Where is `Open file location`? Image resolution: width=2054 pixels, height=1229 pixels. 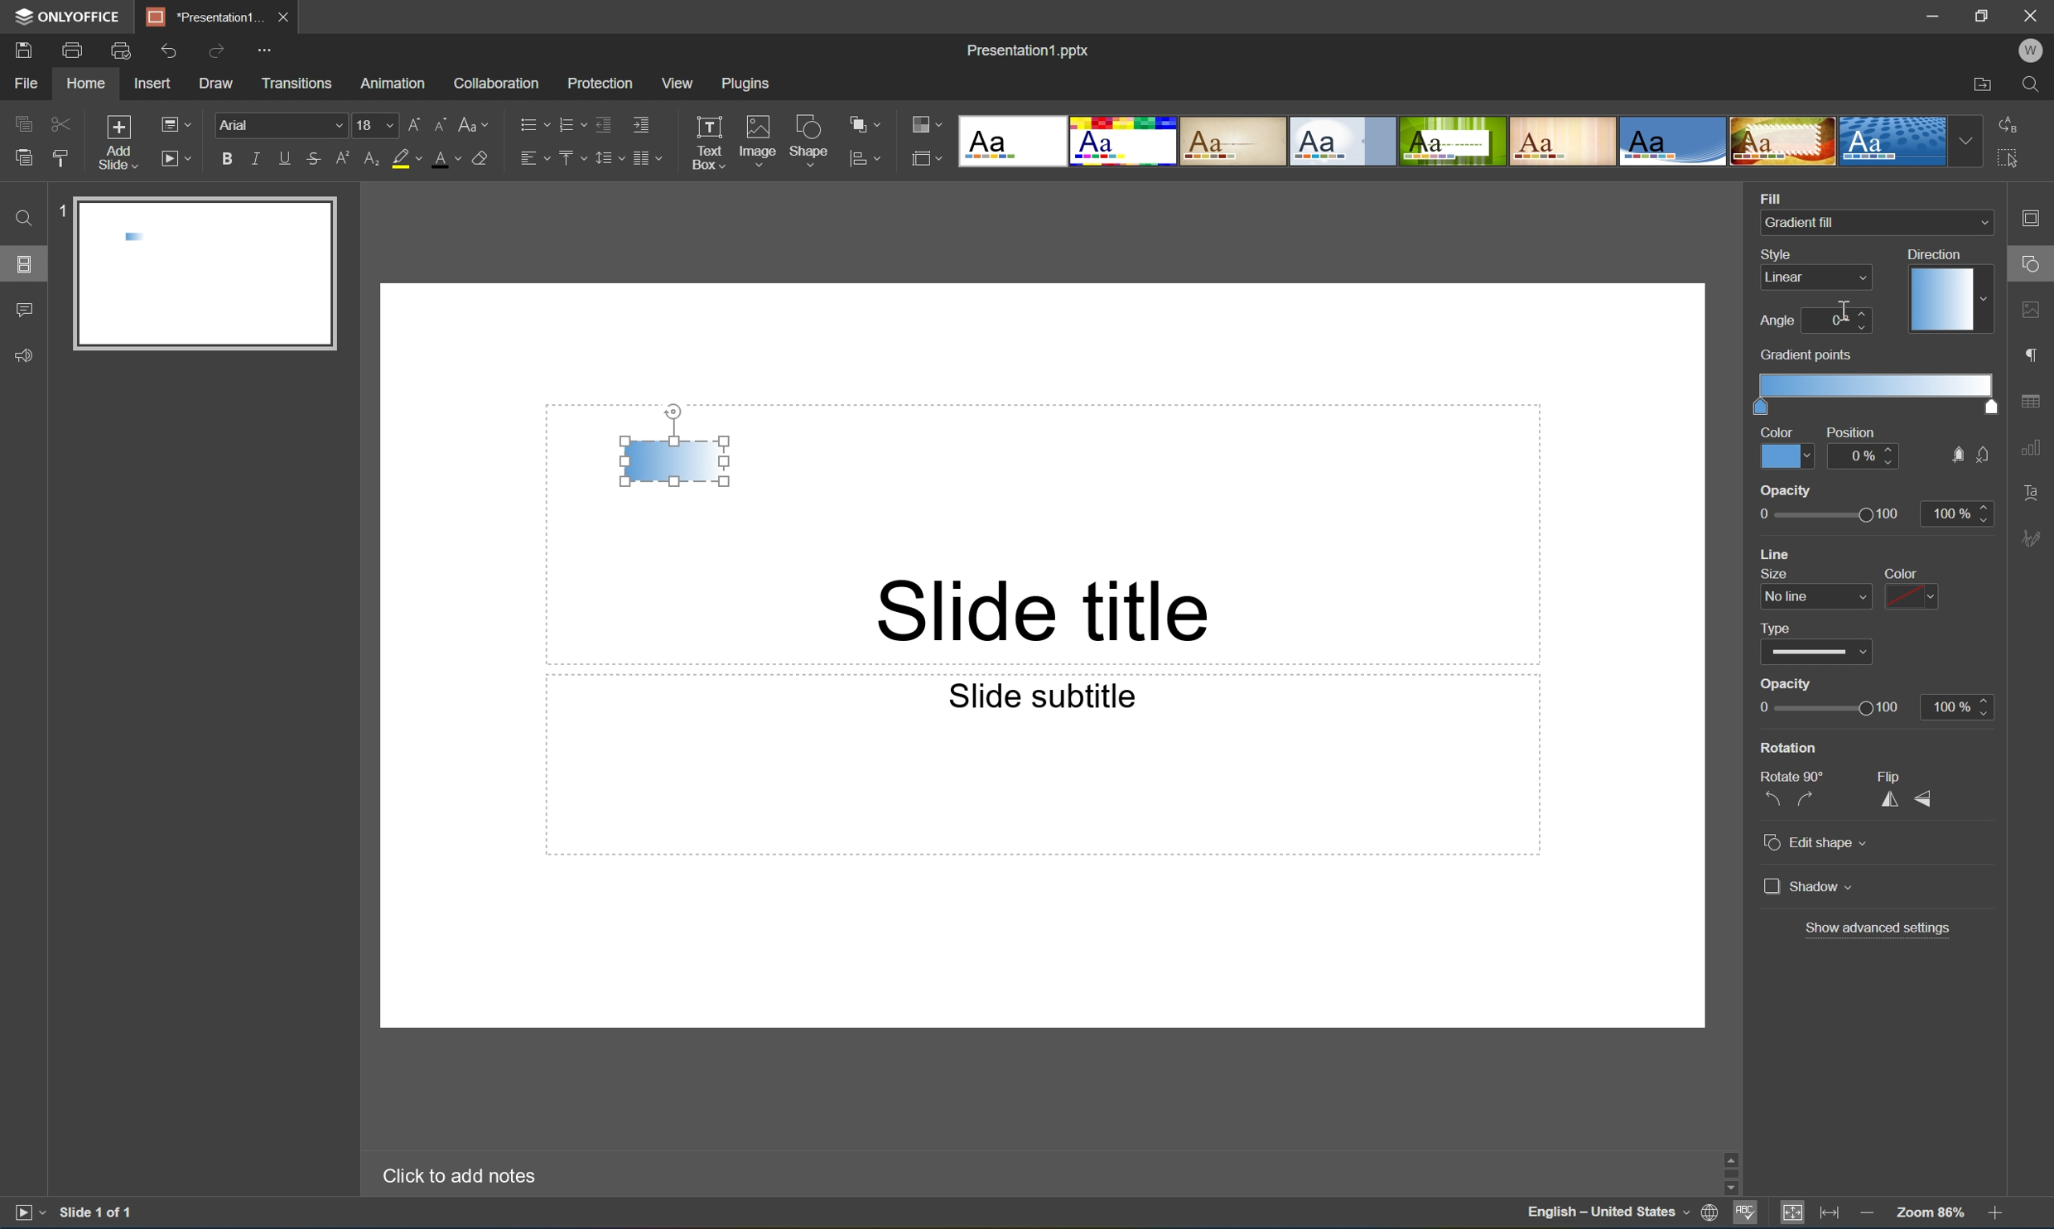
Open file location is located at coordinates (1982, 86).